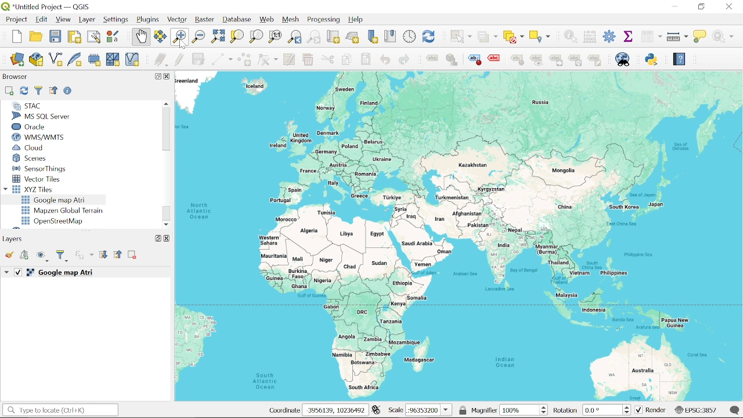  I want to click on Scenes, so click(40, 158).